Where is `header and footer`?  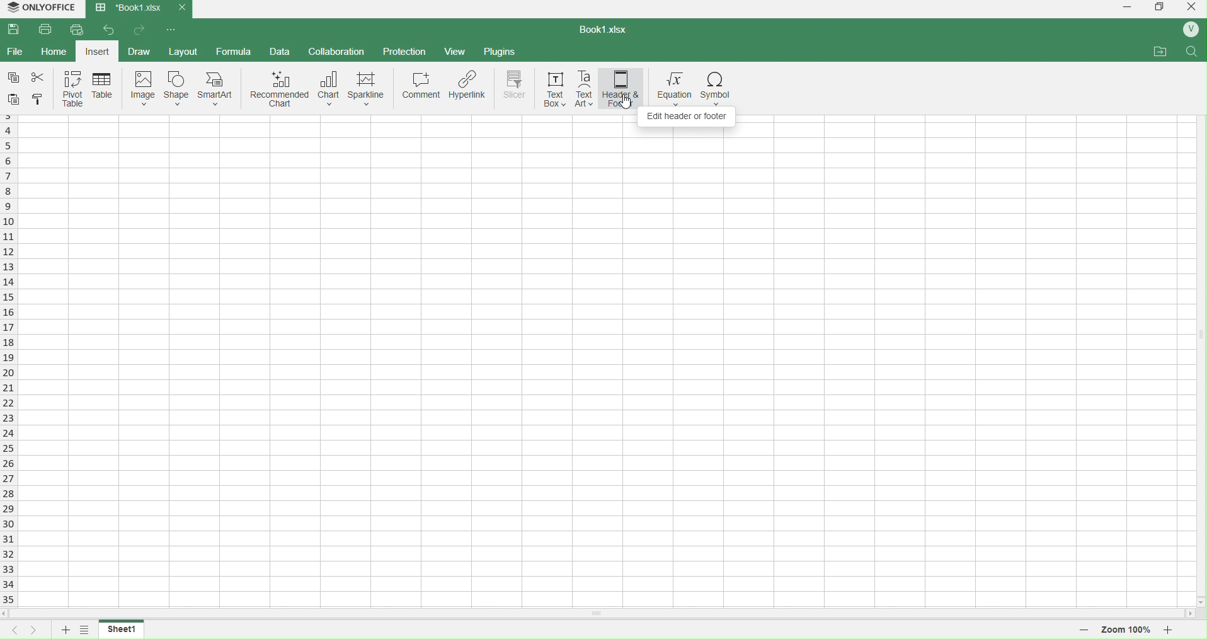 header and footer is located at coordinates (621, 89).